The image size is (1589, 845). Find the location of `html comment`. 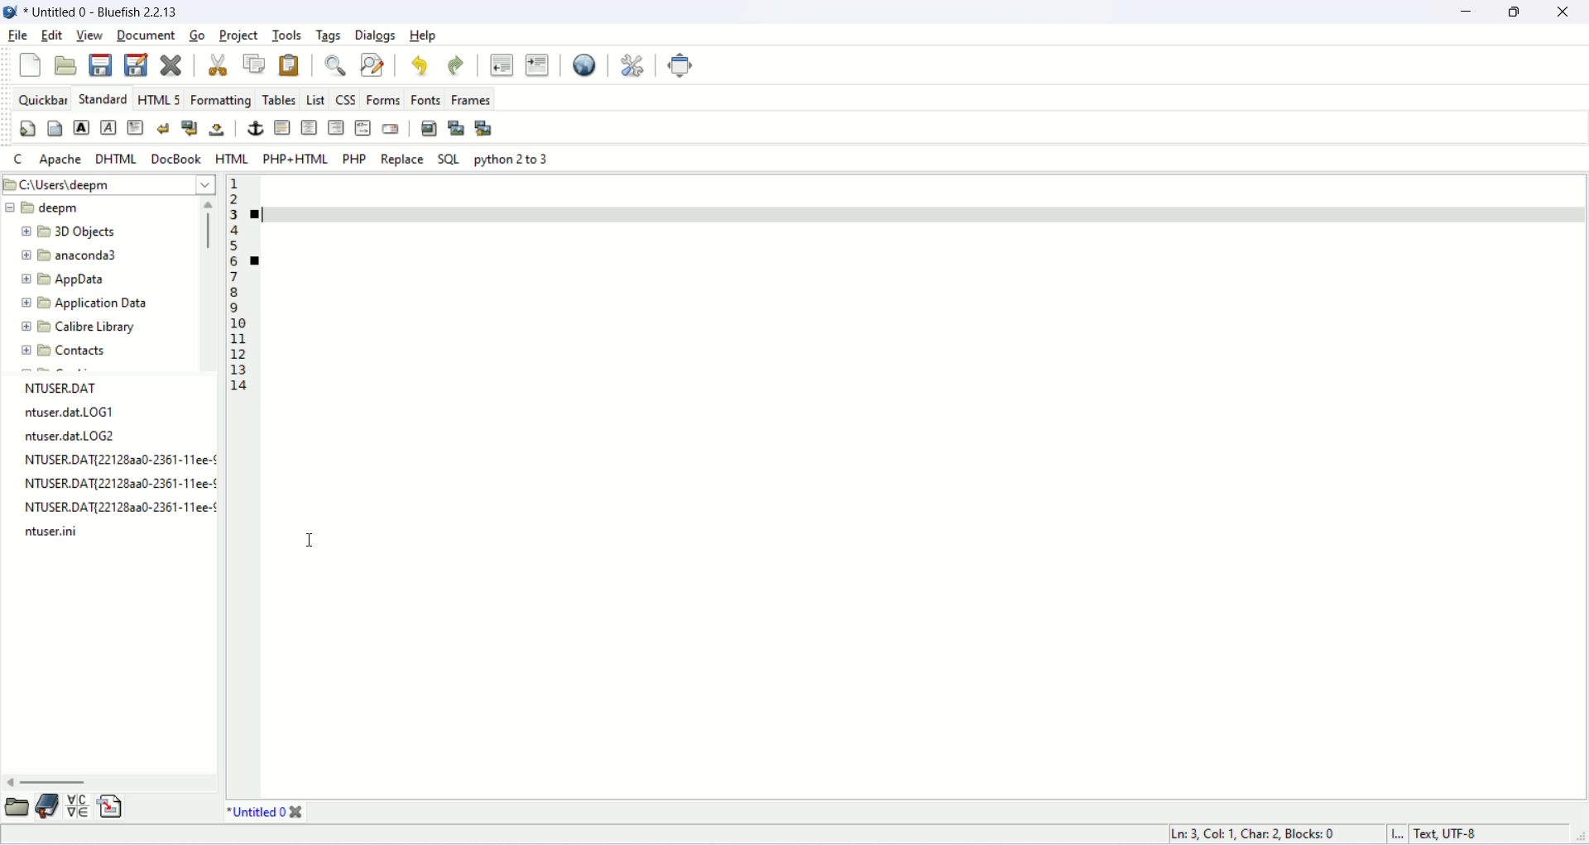

html comment is located at coordinates (362, 128).